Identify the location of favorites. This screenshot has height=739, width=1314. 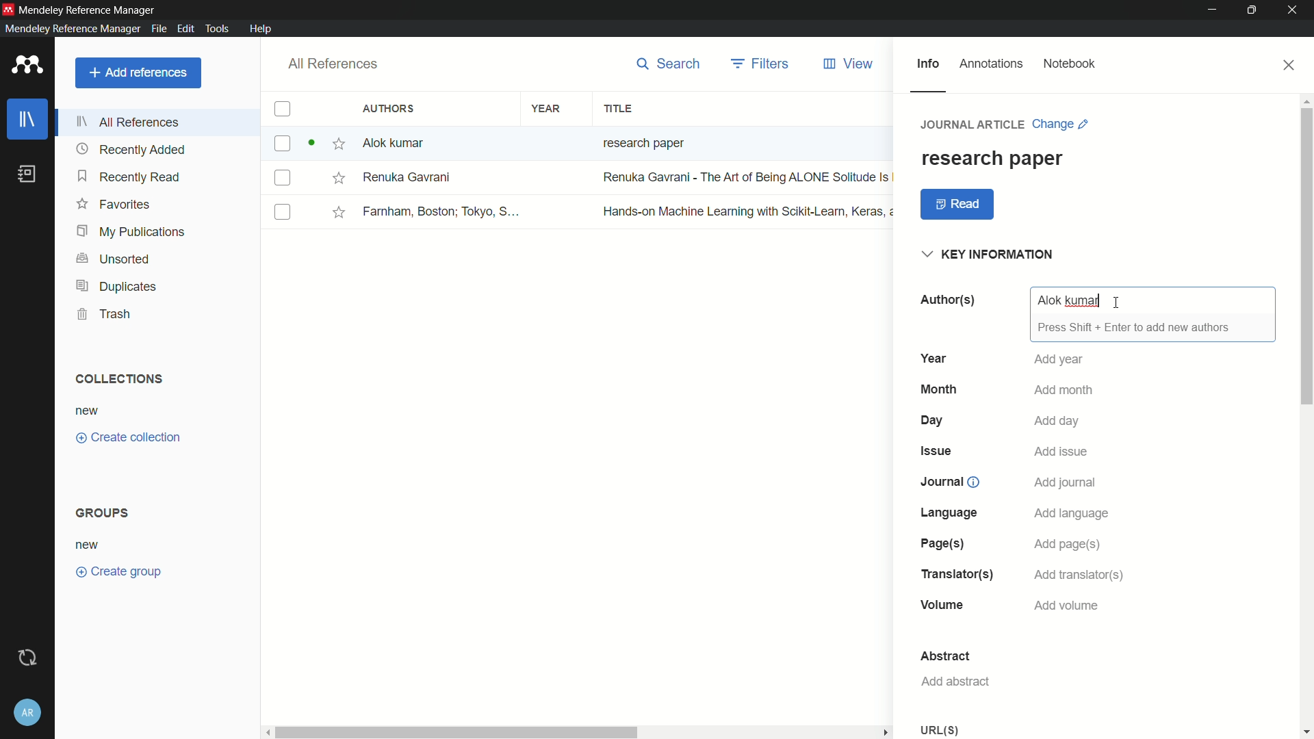
(113, 203).